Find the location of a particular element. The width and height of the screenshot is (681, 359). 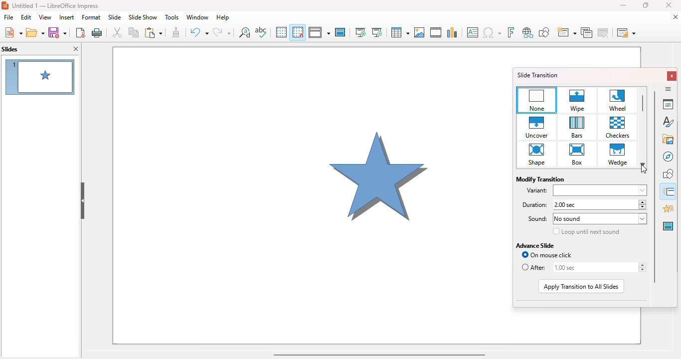

duplicate slide is located at coordinates (587, 33).